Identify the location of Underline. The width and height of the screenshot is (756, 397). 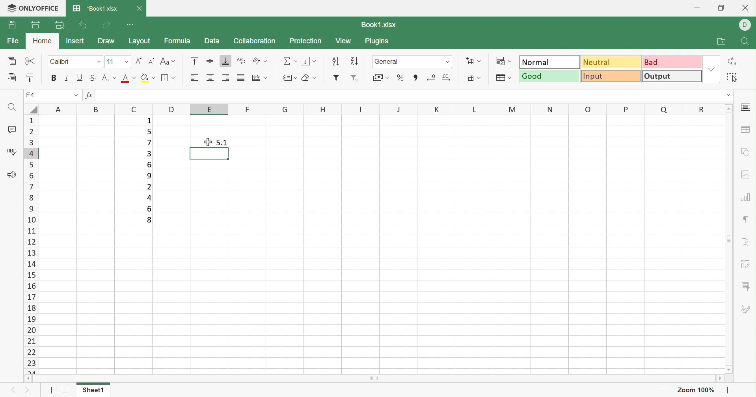
(80, 78).